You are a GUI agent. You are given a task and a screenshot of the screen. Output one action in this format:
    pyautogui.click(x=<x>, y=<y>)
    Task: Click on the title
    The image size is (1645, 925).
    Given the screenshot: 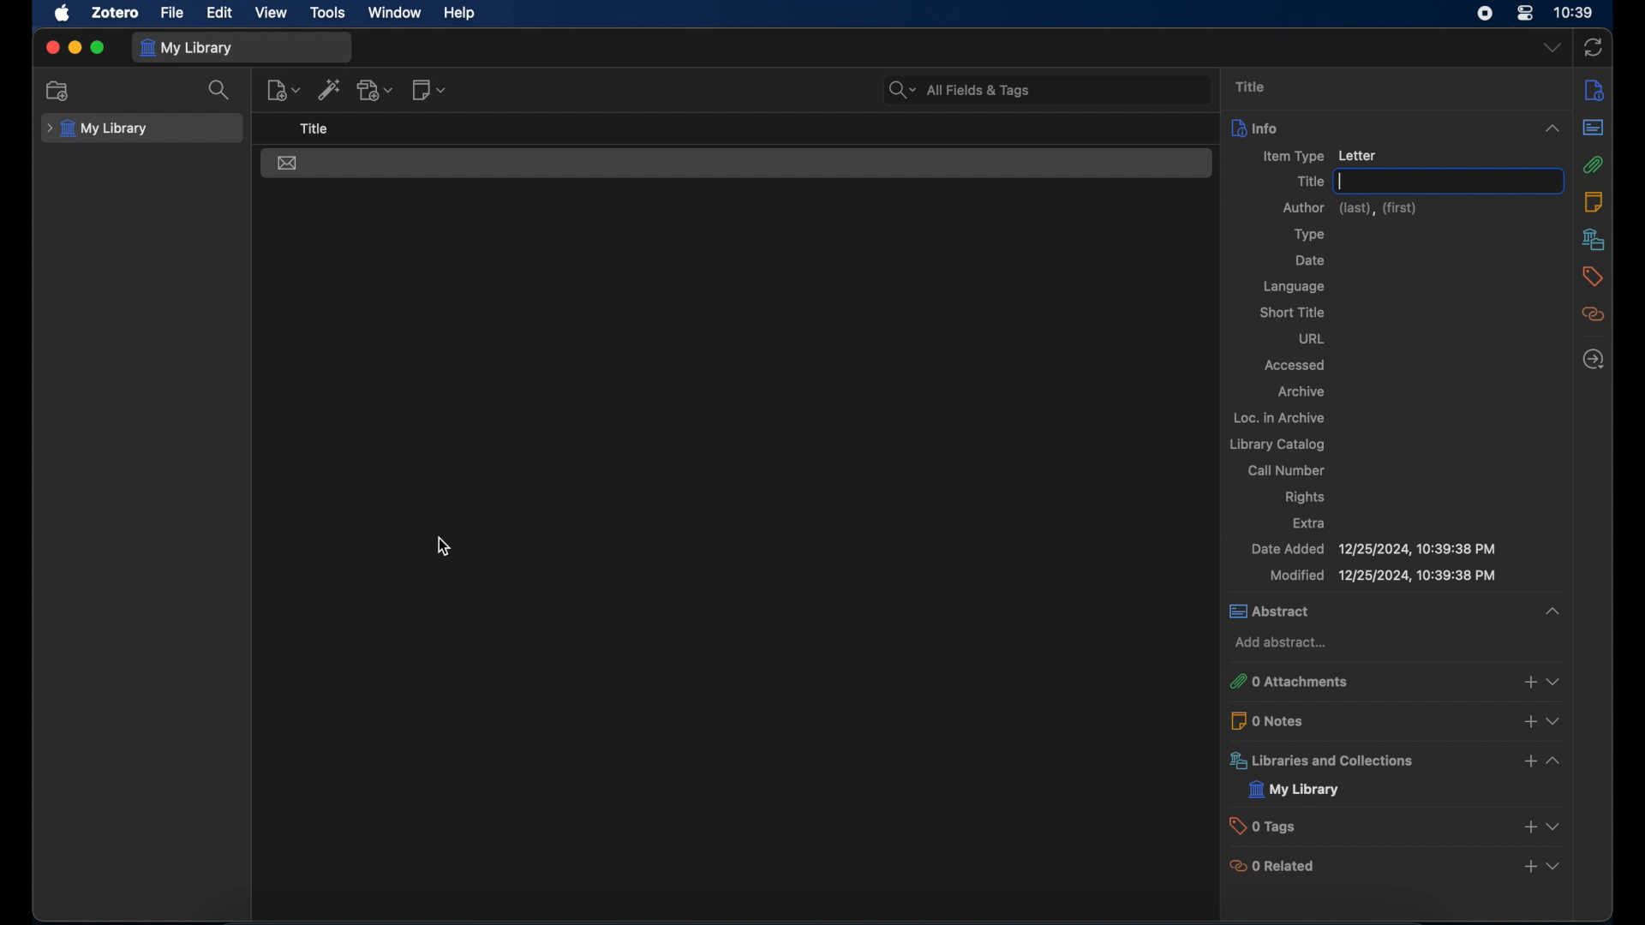 What is the action you would take?
    pyautogui.click(x=1253, y=87)
    